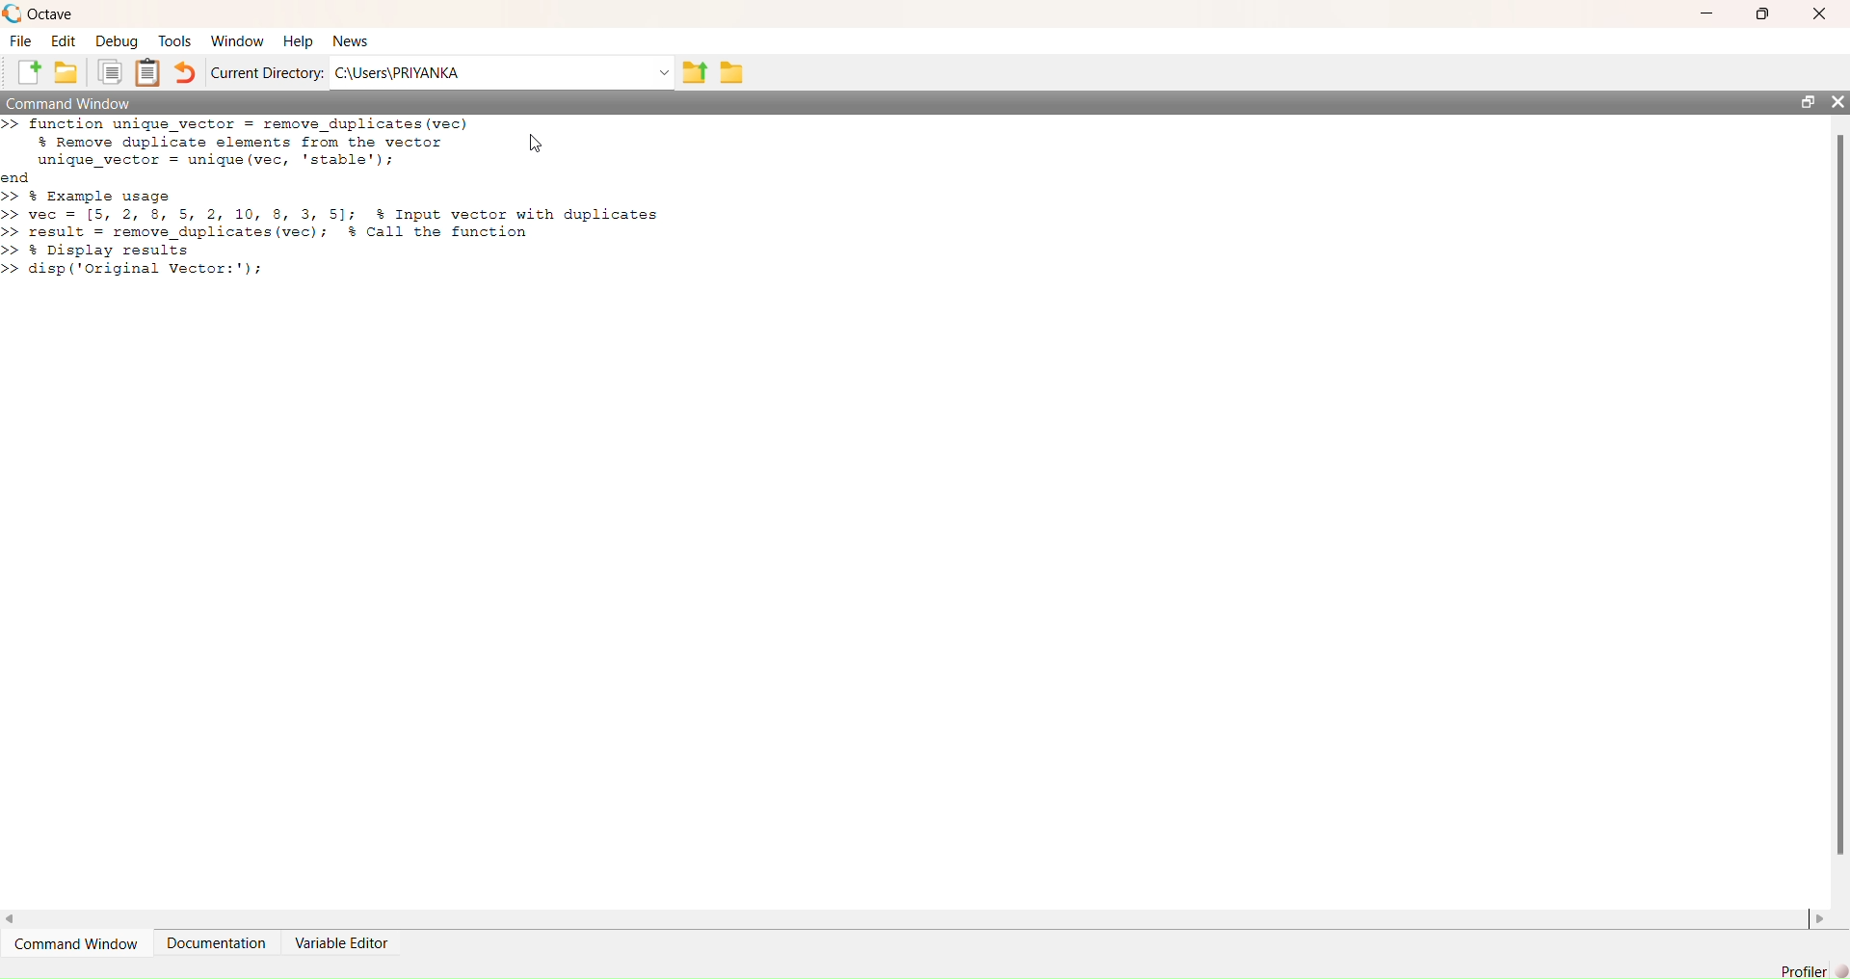  Describe the element at coordinates (52, 16) in the screenshot. I see `octave` at that location.